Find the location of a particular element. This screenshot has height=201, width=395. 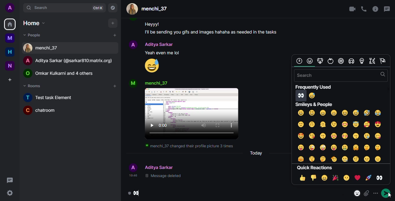

send is located at coordinates (386, 193).